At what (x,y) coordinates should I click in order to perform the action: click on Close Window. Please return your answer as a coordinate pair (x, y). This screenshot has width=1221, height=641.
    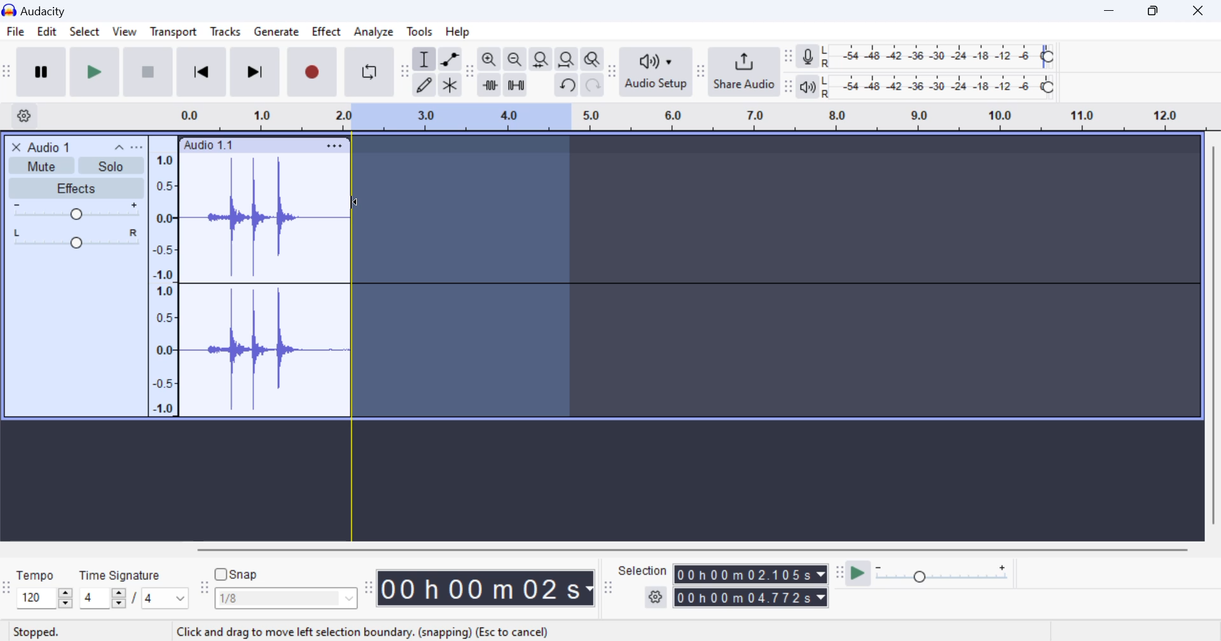
    Looking at the image, I should click on (1201, 9).